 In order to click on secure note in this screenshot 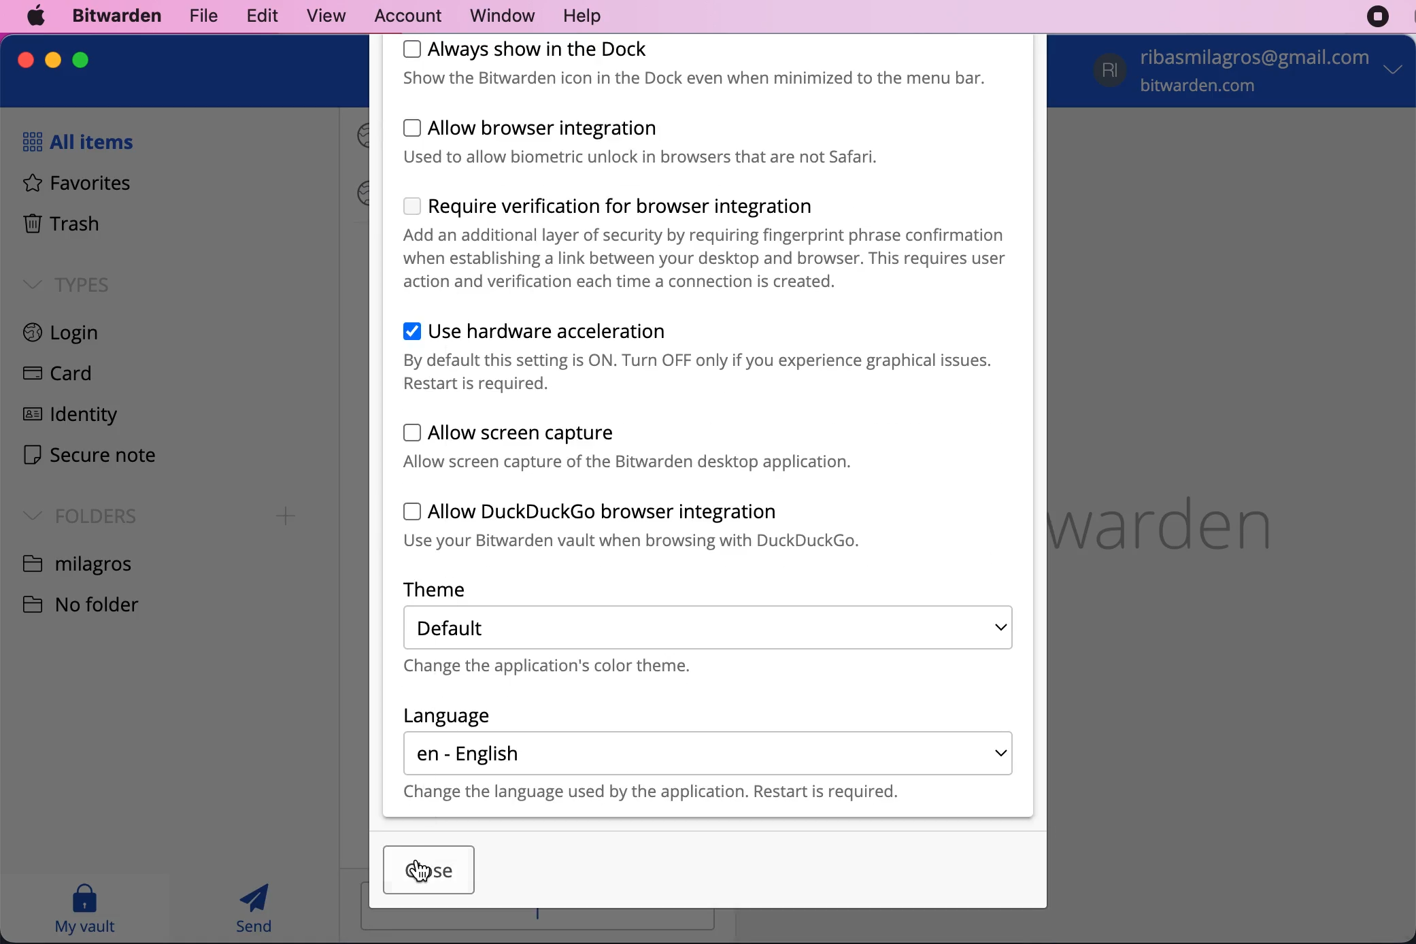, I will do `click(89, 457)`.